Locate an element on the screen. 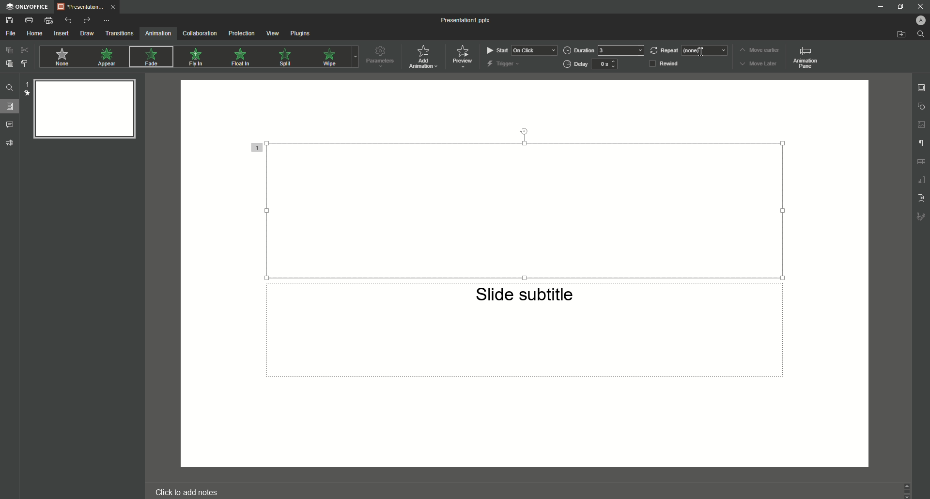  Move earlier is located at coordinates (759, 50).